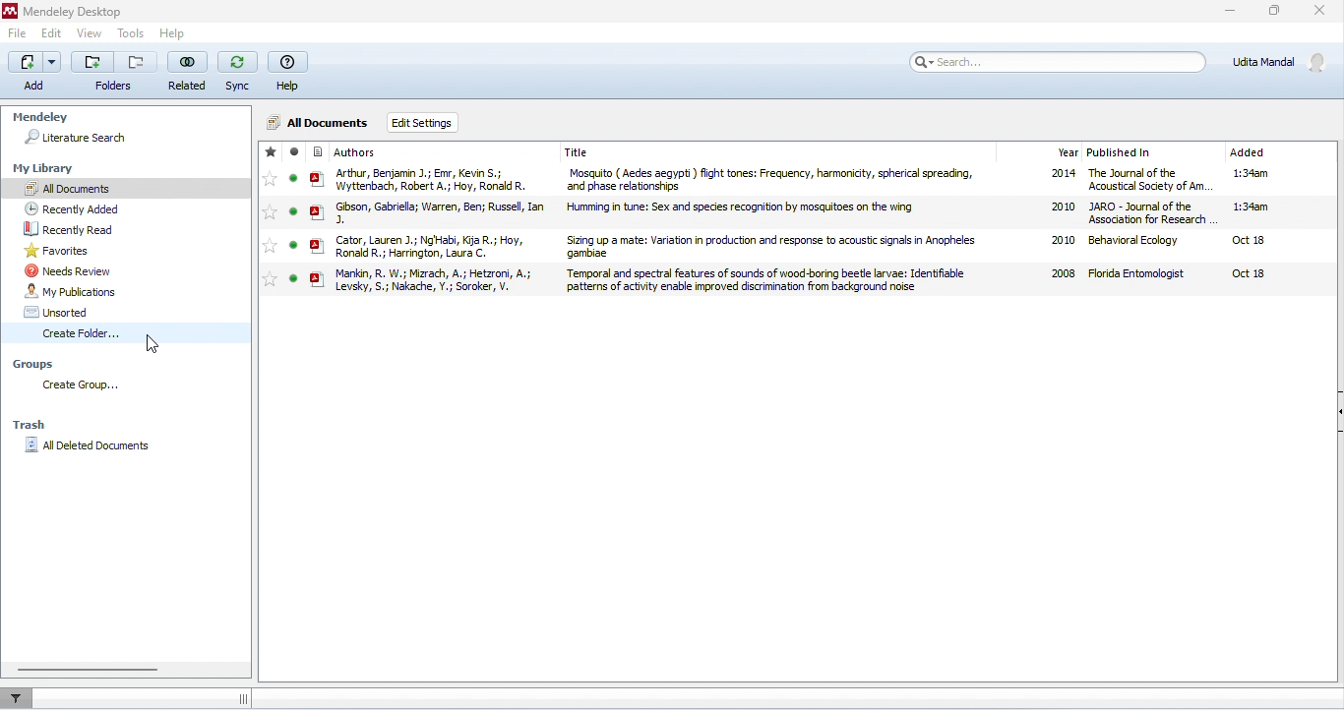  Describe the element at coordinates (69, 11) in the screenshot. I see `Mendeley desktop` at that location.